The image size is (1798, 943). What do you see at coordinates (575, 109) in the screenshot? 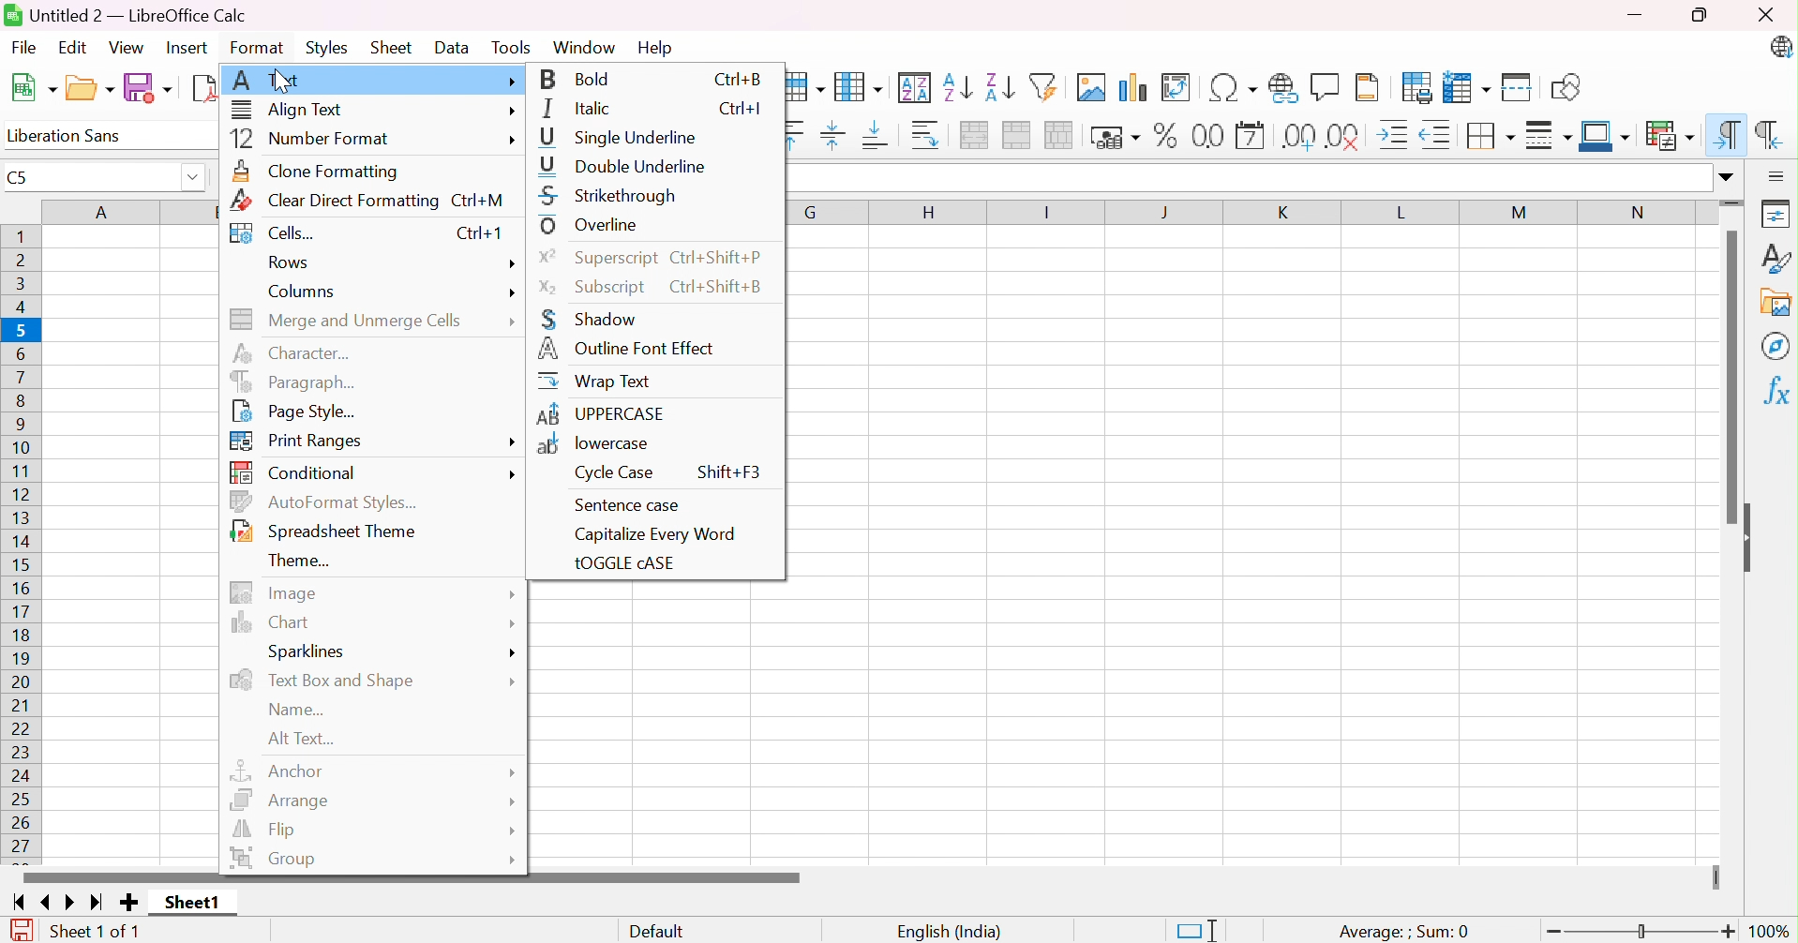
I see `Italic` at bounding box center [575, 109].